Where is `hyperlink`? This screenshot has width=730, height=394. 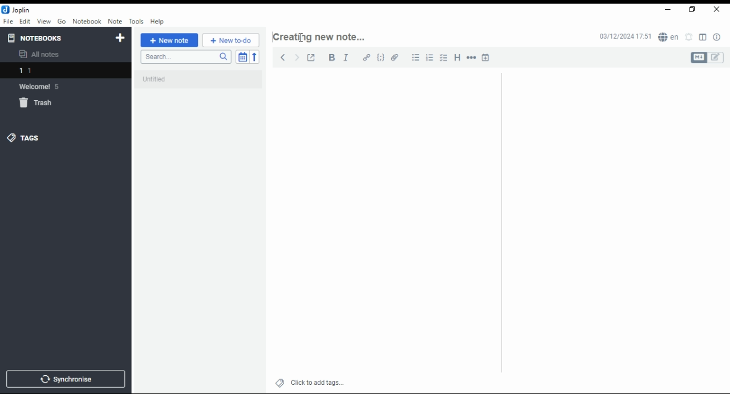
hyperlink is located at coordinates (367, 58).